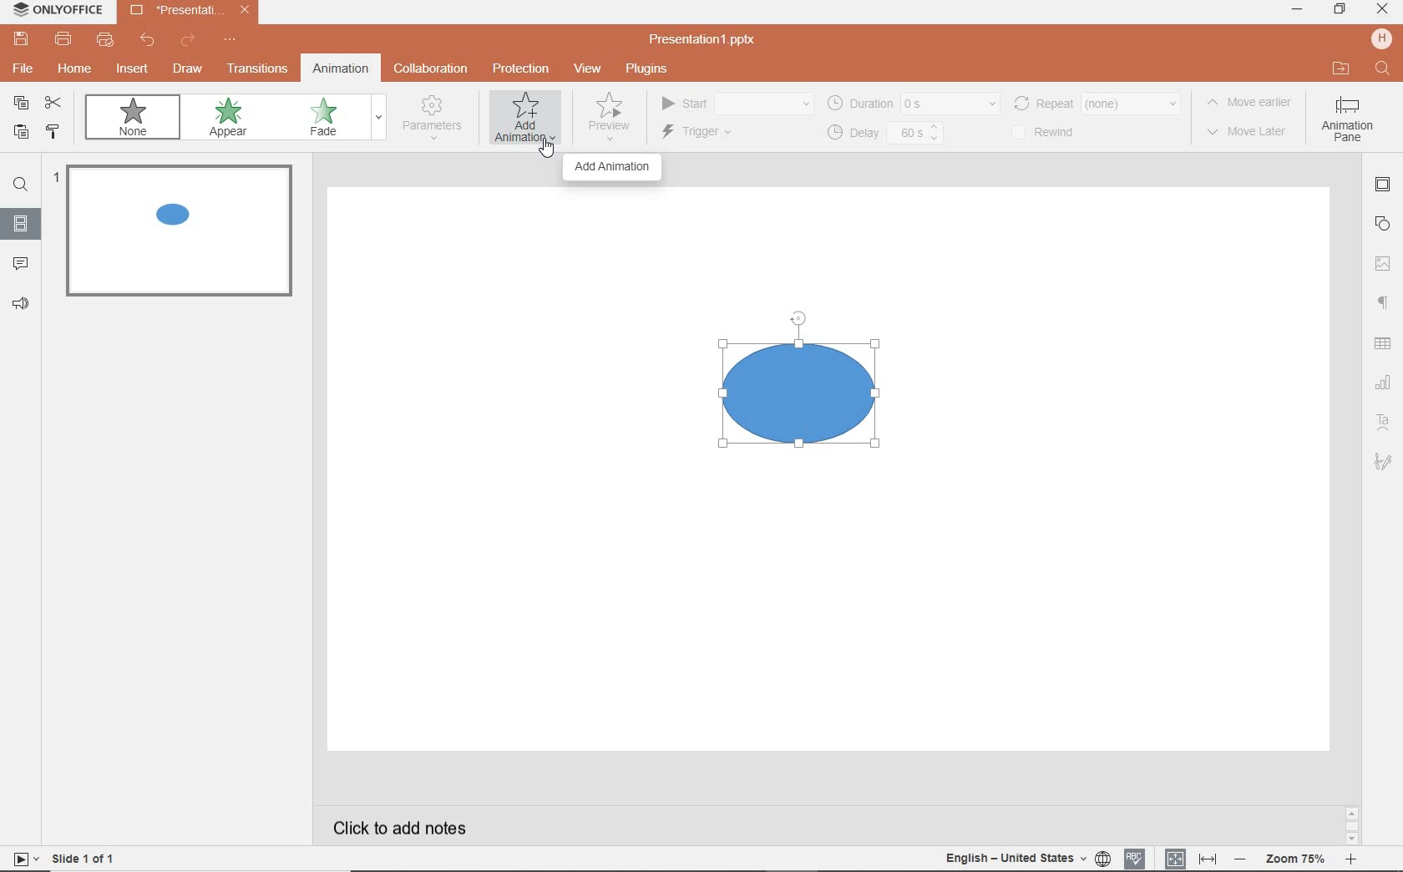 The height and width of the screenshot is (872, 1403). Describe the element at coordinates (332, 119) in the screenshot. I see `fade` at that location.